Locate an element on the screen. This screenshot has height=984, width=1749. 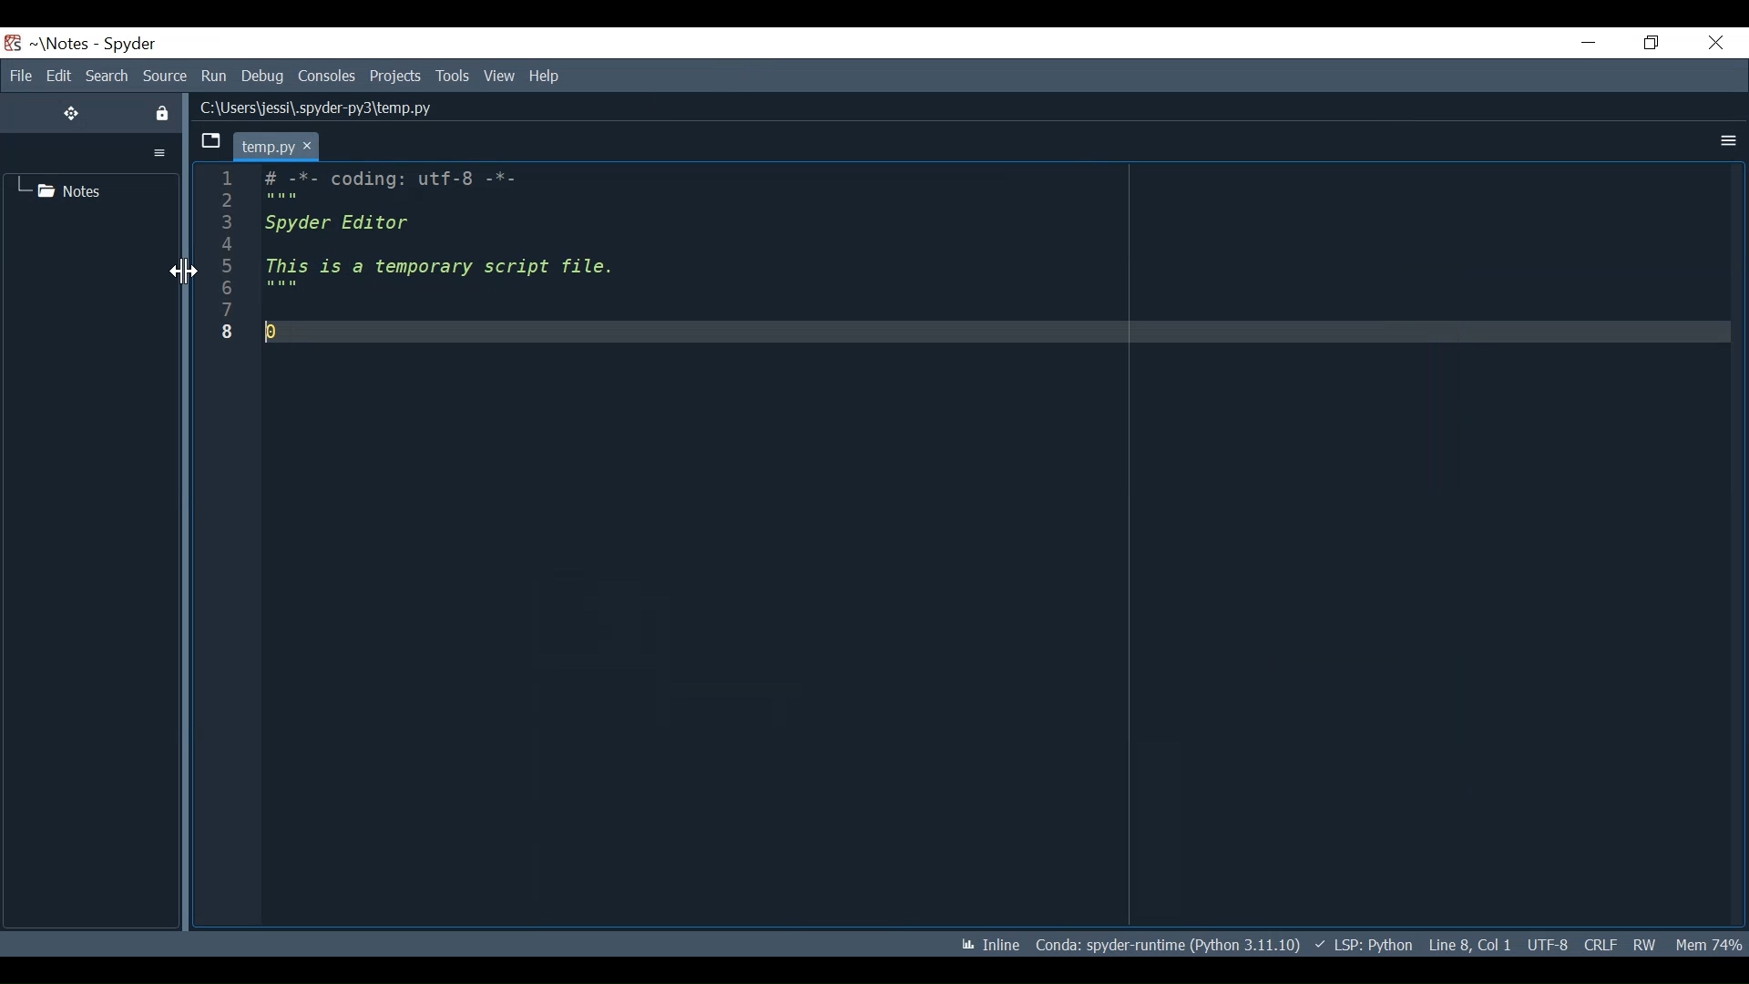
Run is located at coordinates (212, 76).